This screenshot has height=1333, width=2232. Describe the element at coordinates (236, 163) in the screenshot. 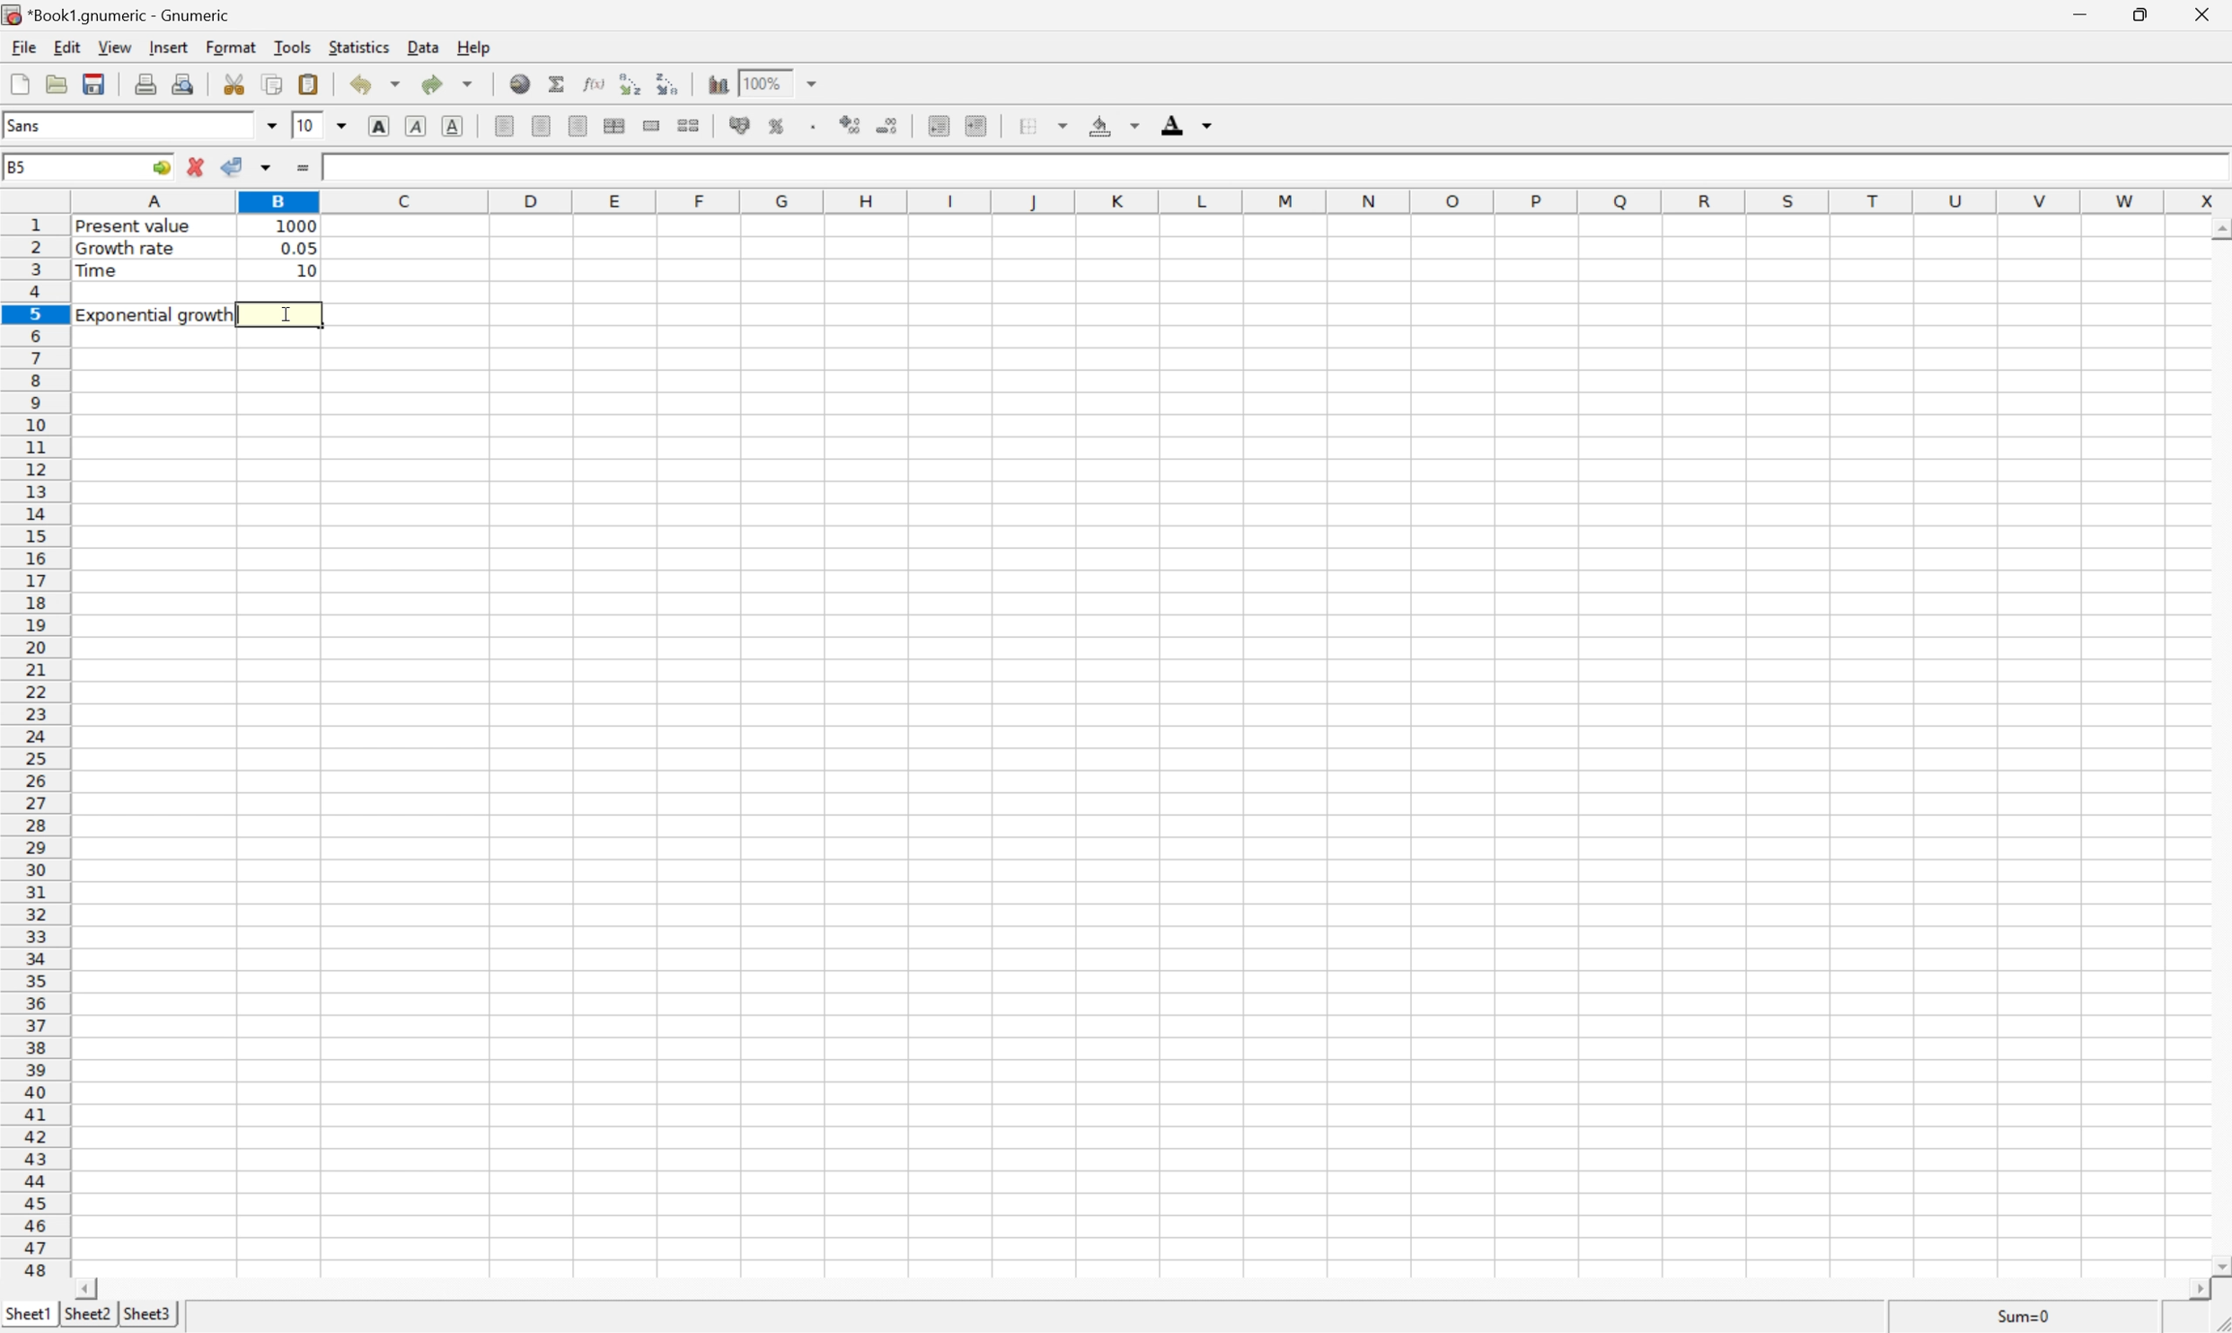

I see `Accept changes` at that location.